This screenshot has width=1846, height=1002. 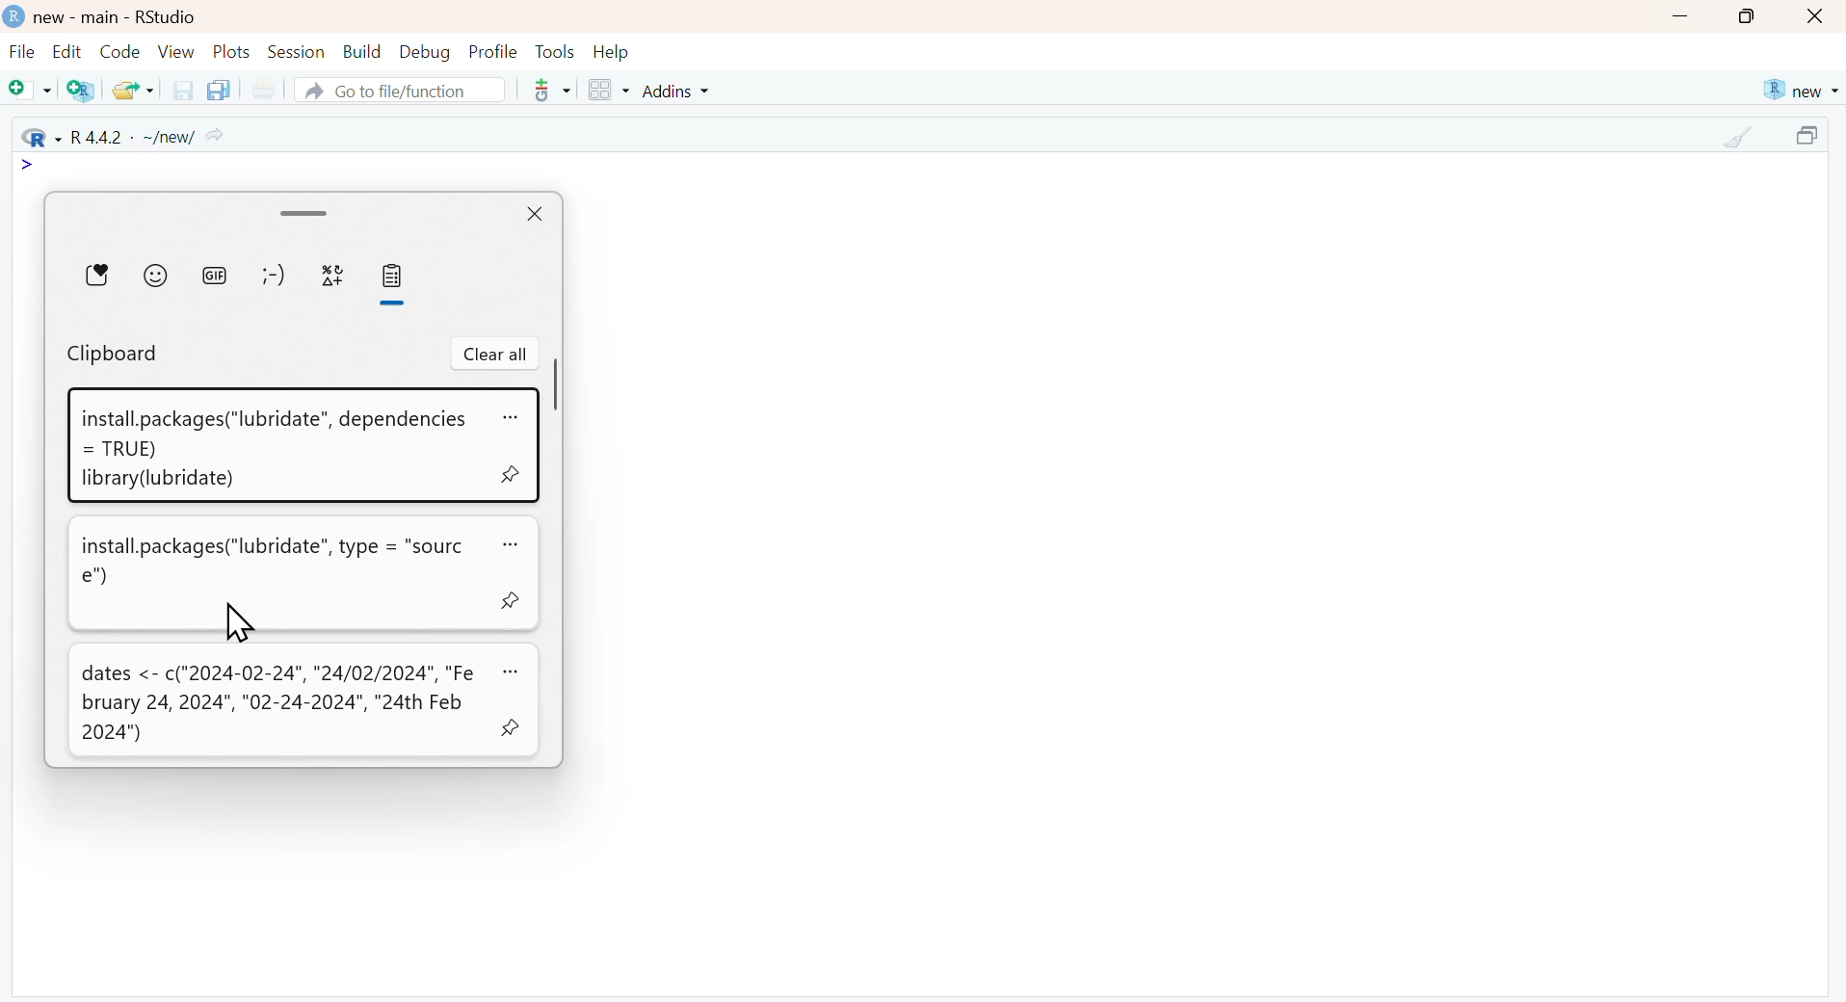 What do you see at coordinates (277, 703) in the screenshot?
I see `dates <- c("2024-02-24", "24/02/2024", "Fe
bruary 24, 2024", "02-24-2024", "24th Feb
2024")` at bounding box center [277, 703].